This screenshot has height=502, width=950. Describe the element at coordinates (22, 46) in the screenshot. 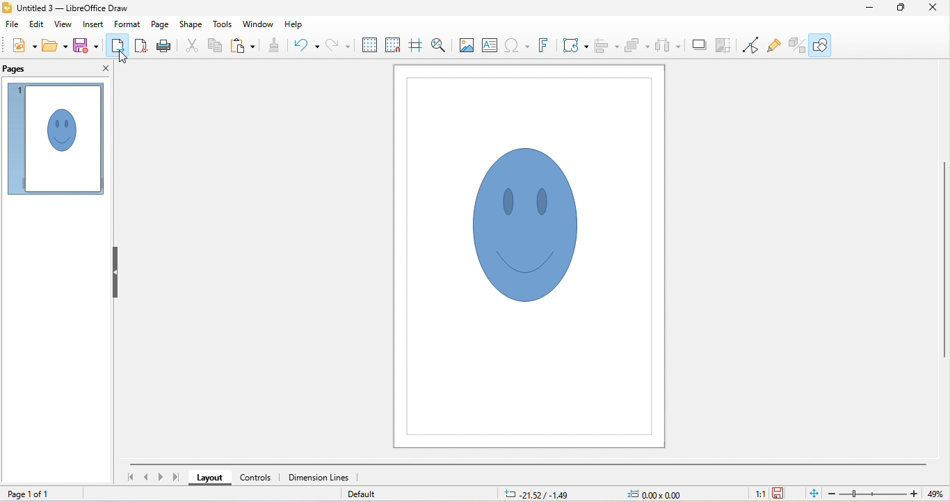

I see `new` at that location.